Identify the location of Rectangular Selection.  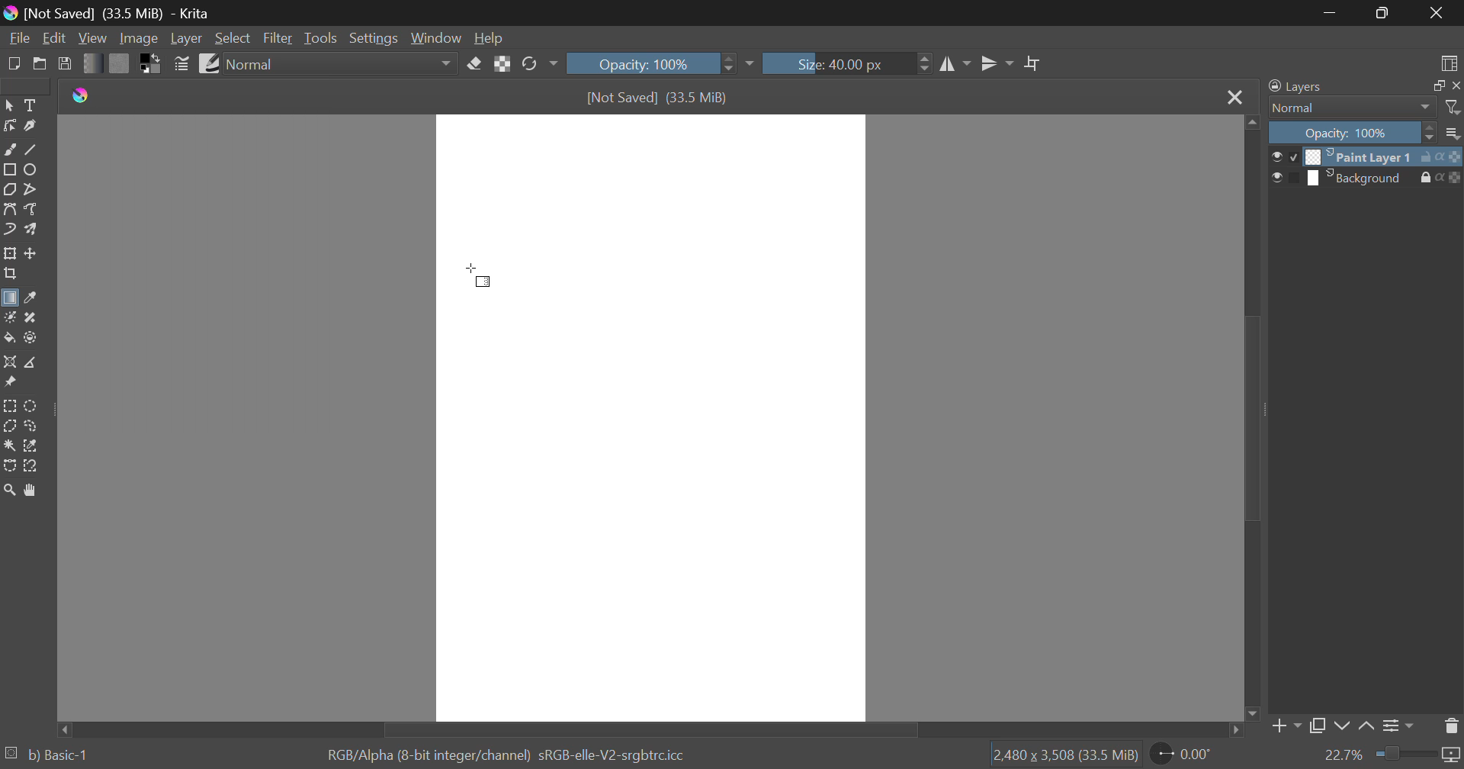
(11, 407).